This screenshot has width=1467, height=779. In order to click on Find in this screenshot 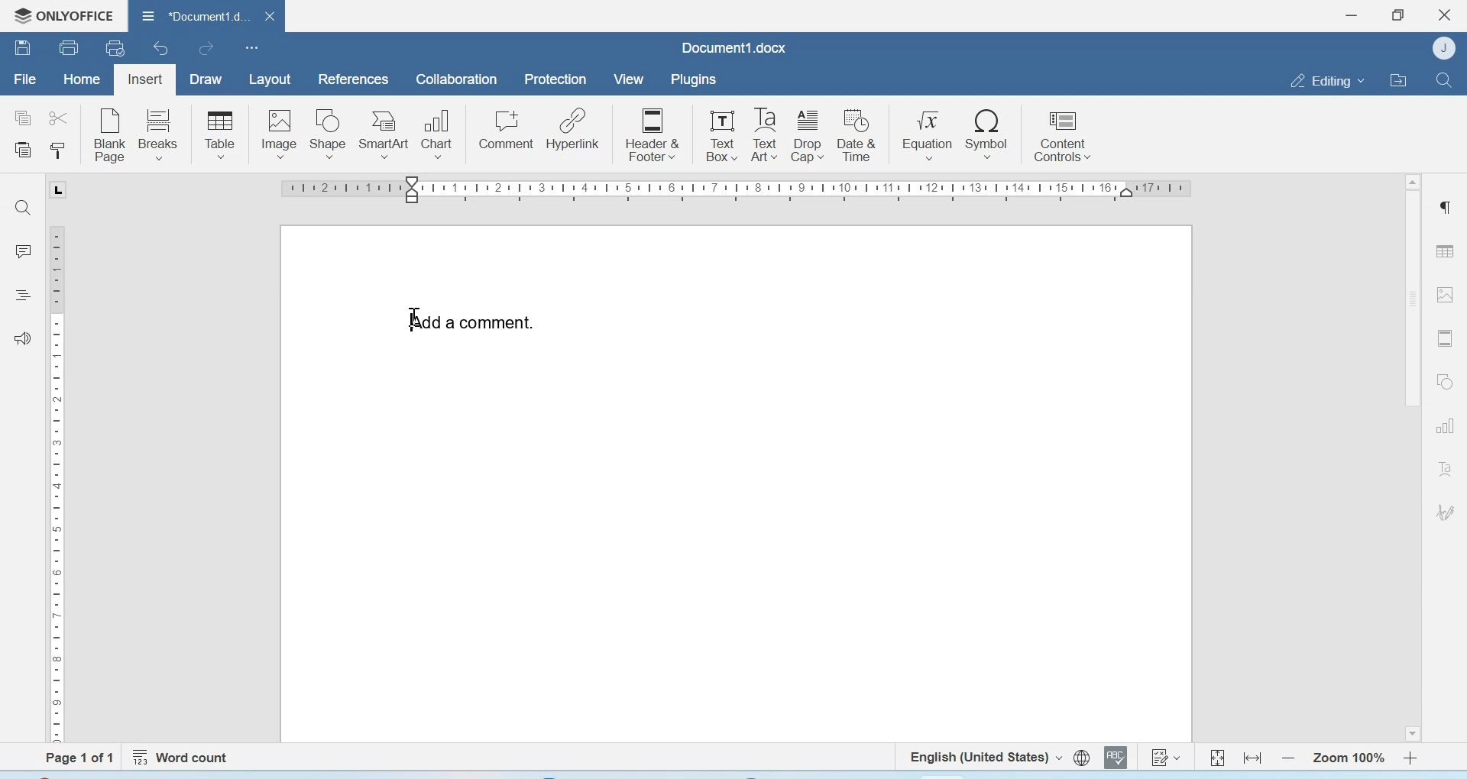, I will do `click(21, 206)`.